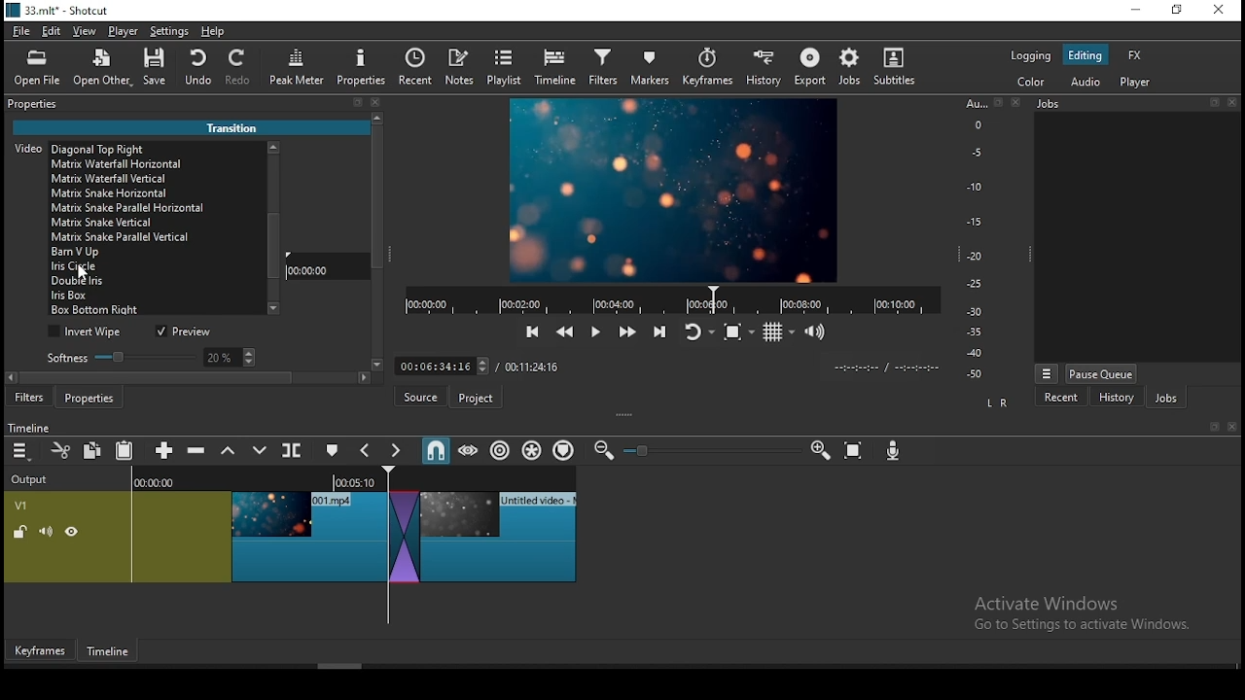  What do you see at coordinates (652, 70) in the screenshot?
I see `markers` at bounding box center [652, 70].